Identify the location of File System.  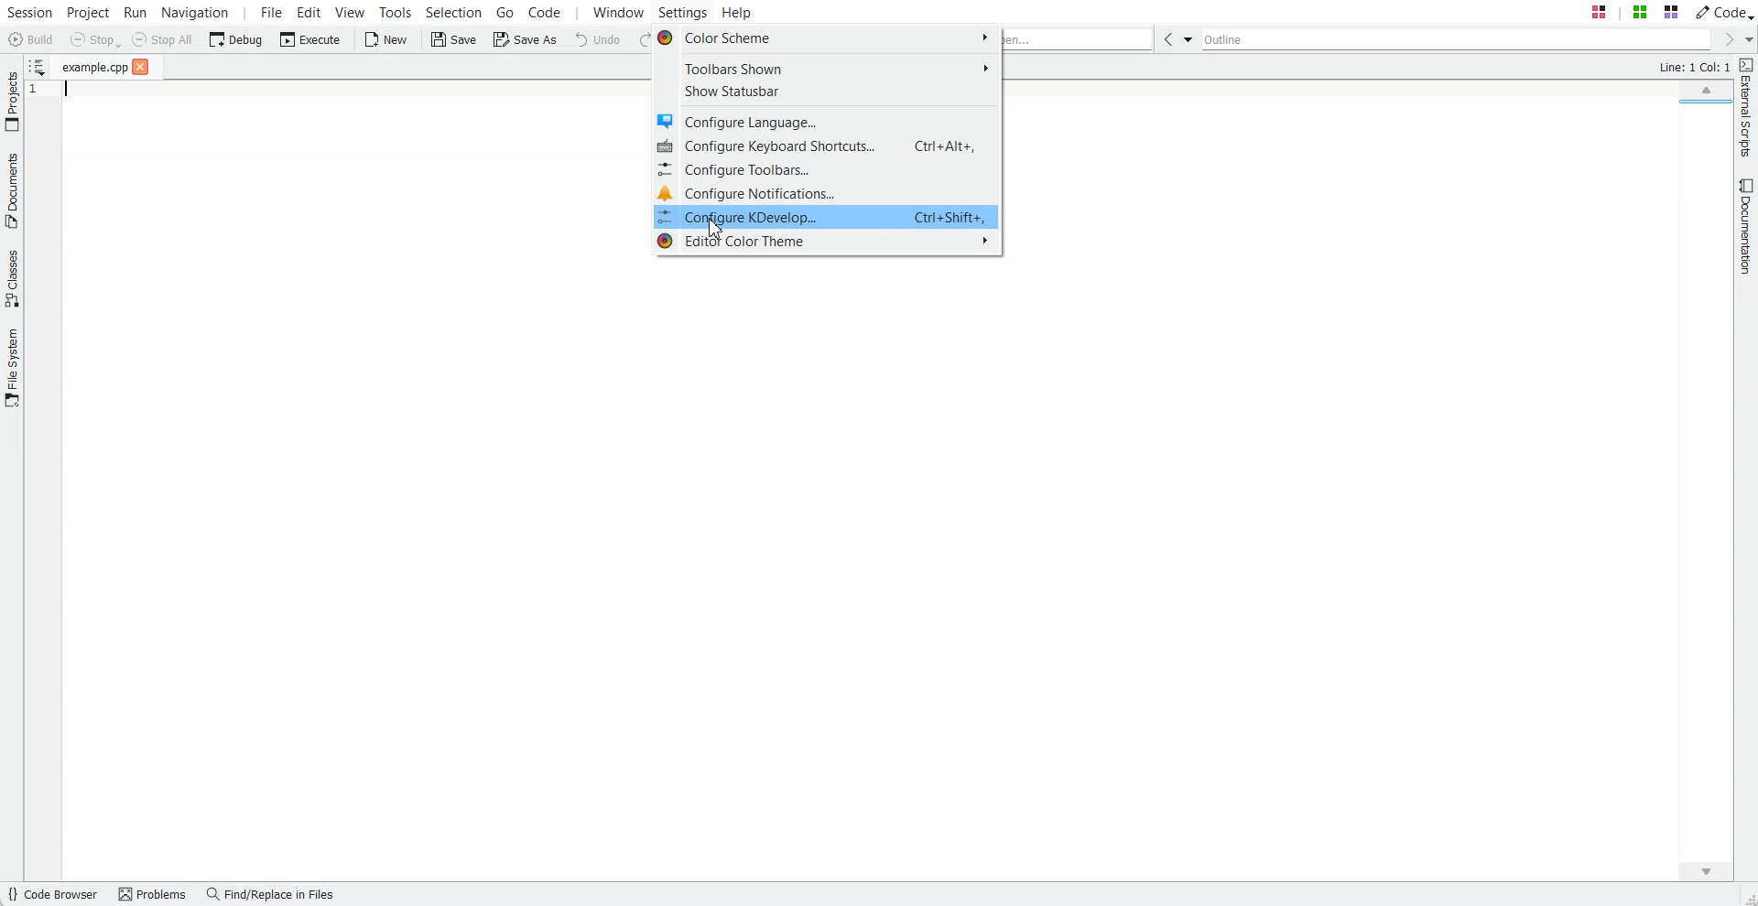
(12, 368).